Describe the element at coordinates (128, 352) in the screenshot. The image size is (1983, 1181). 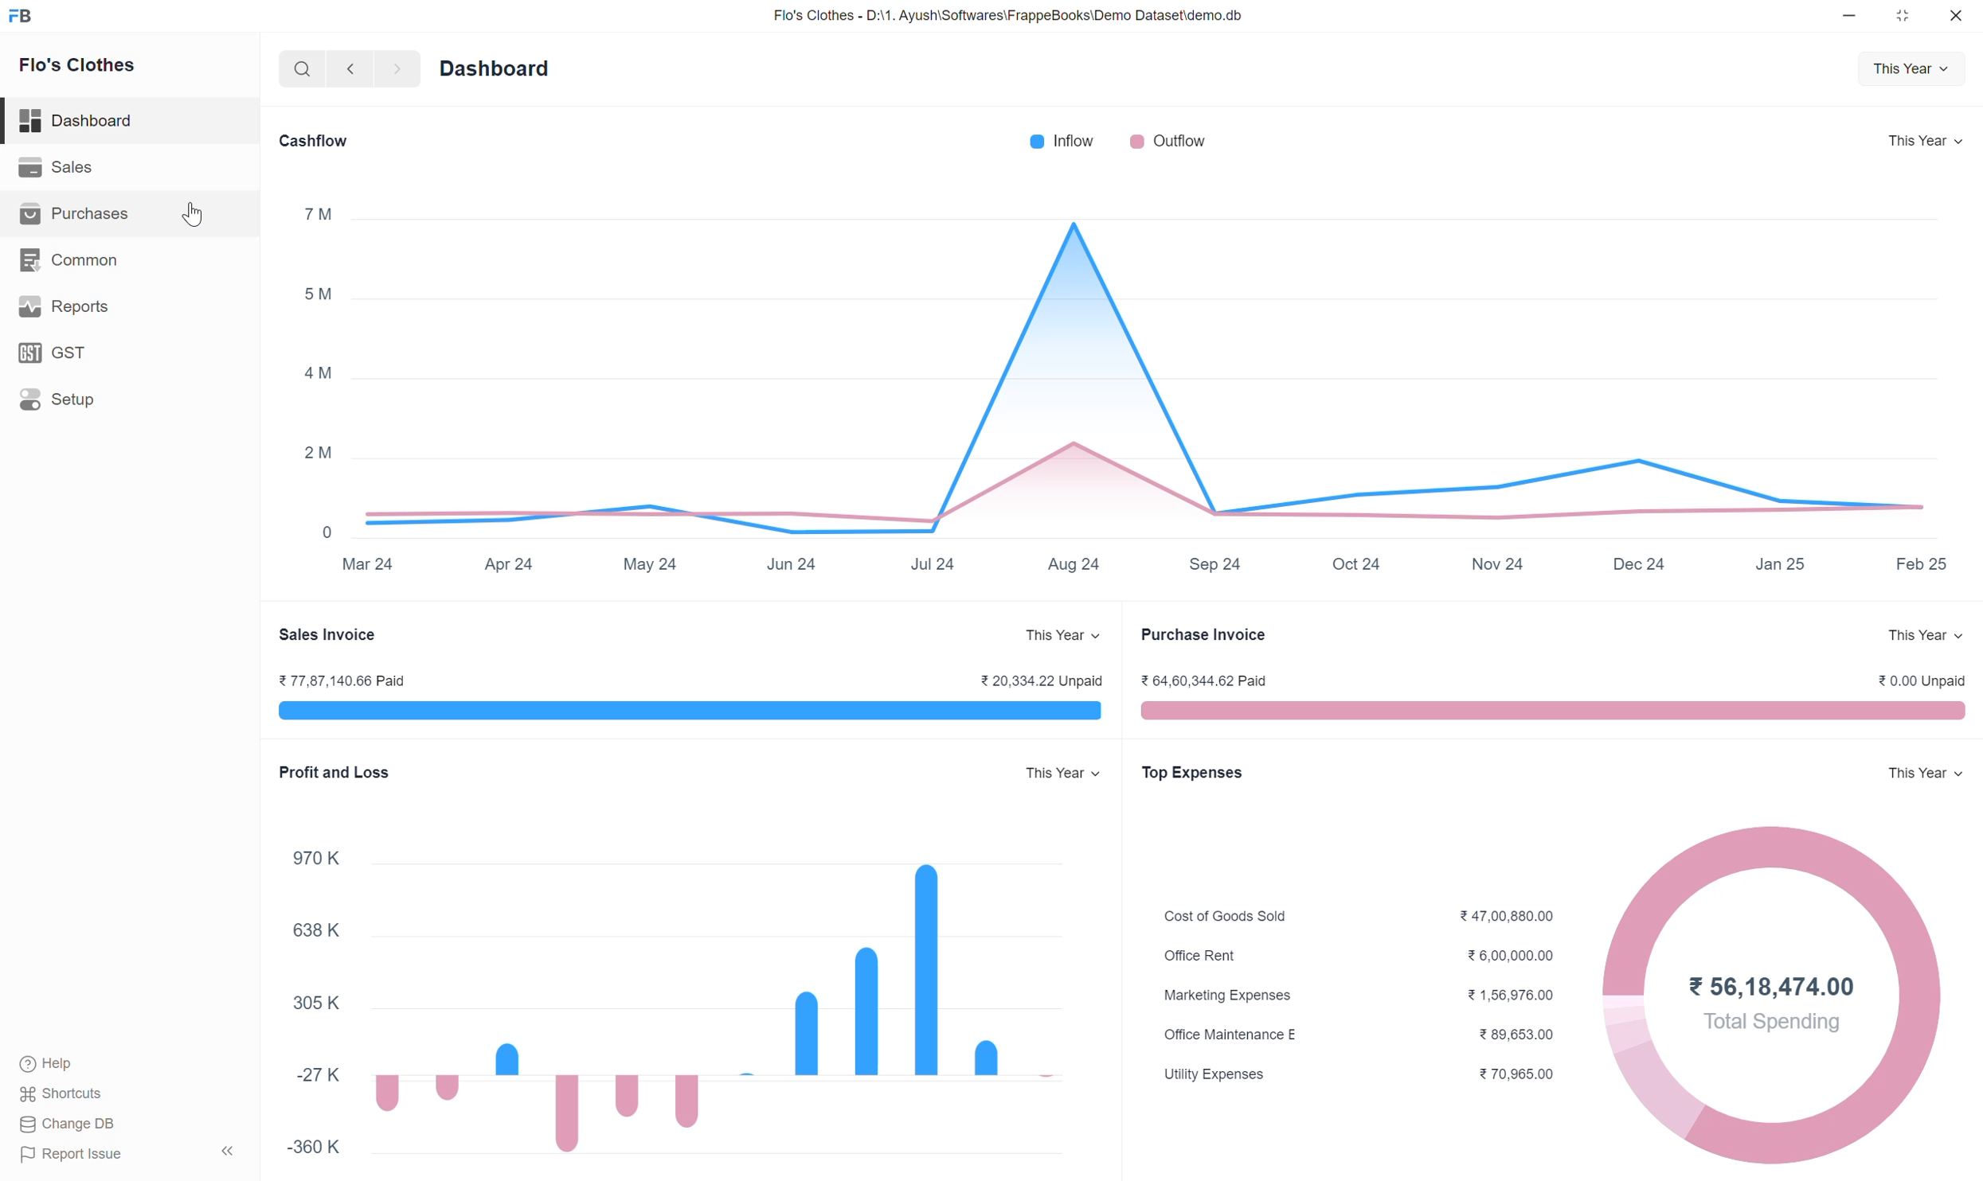
I see `GST` at that location.